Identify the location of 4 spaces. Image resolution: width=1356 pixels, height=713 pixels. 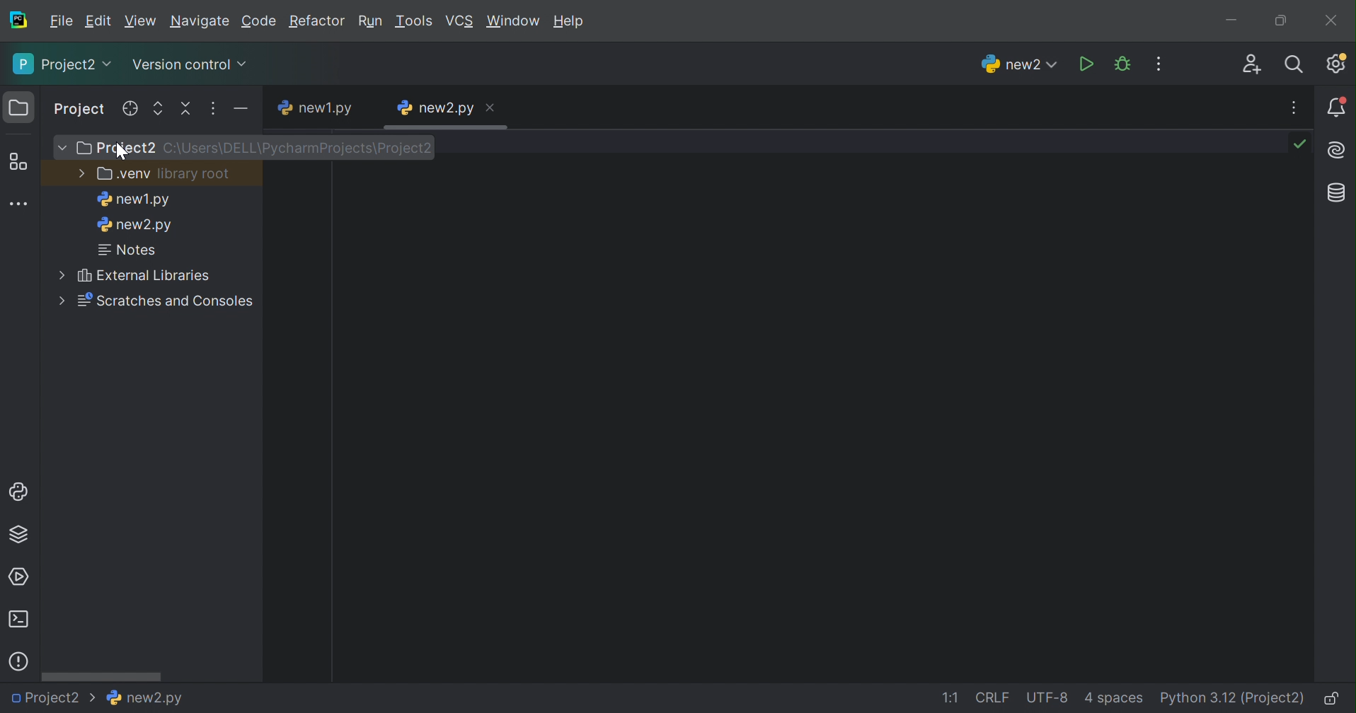
(1116, 699).